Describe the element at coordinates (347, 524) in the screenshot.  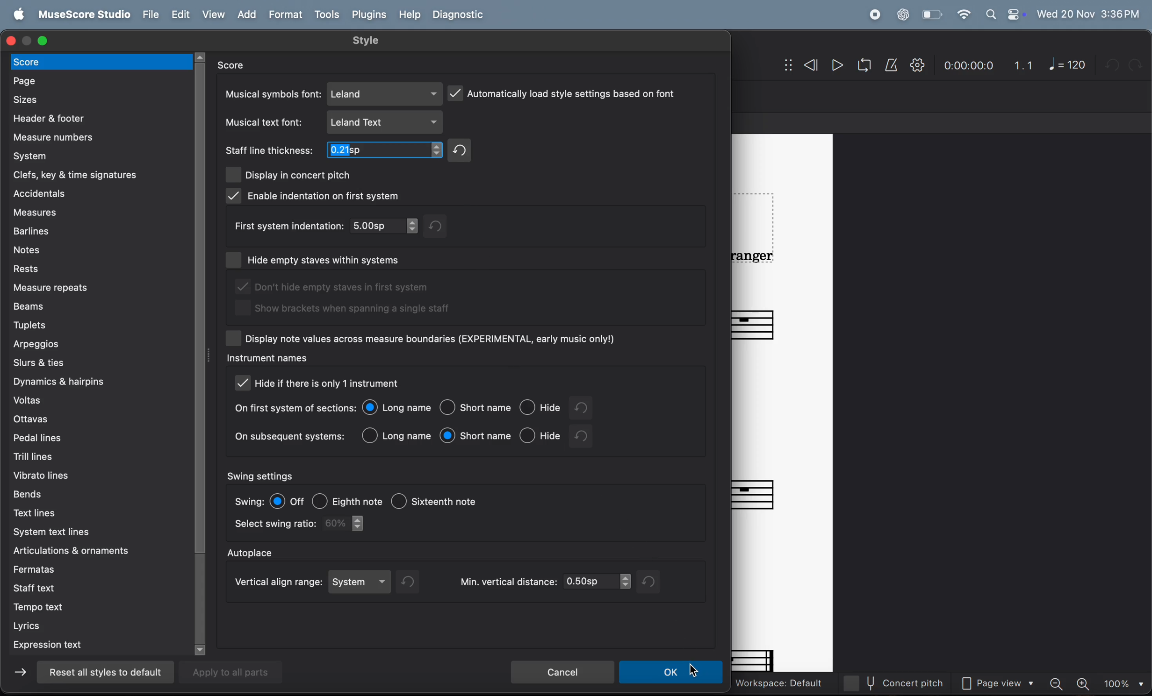
I see `80 ` at that location.